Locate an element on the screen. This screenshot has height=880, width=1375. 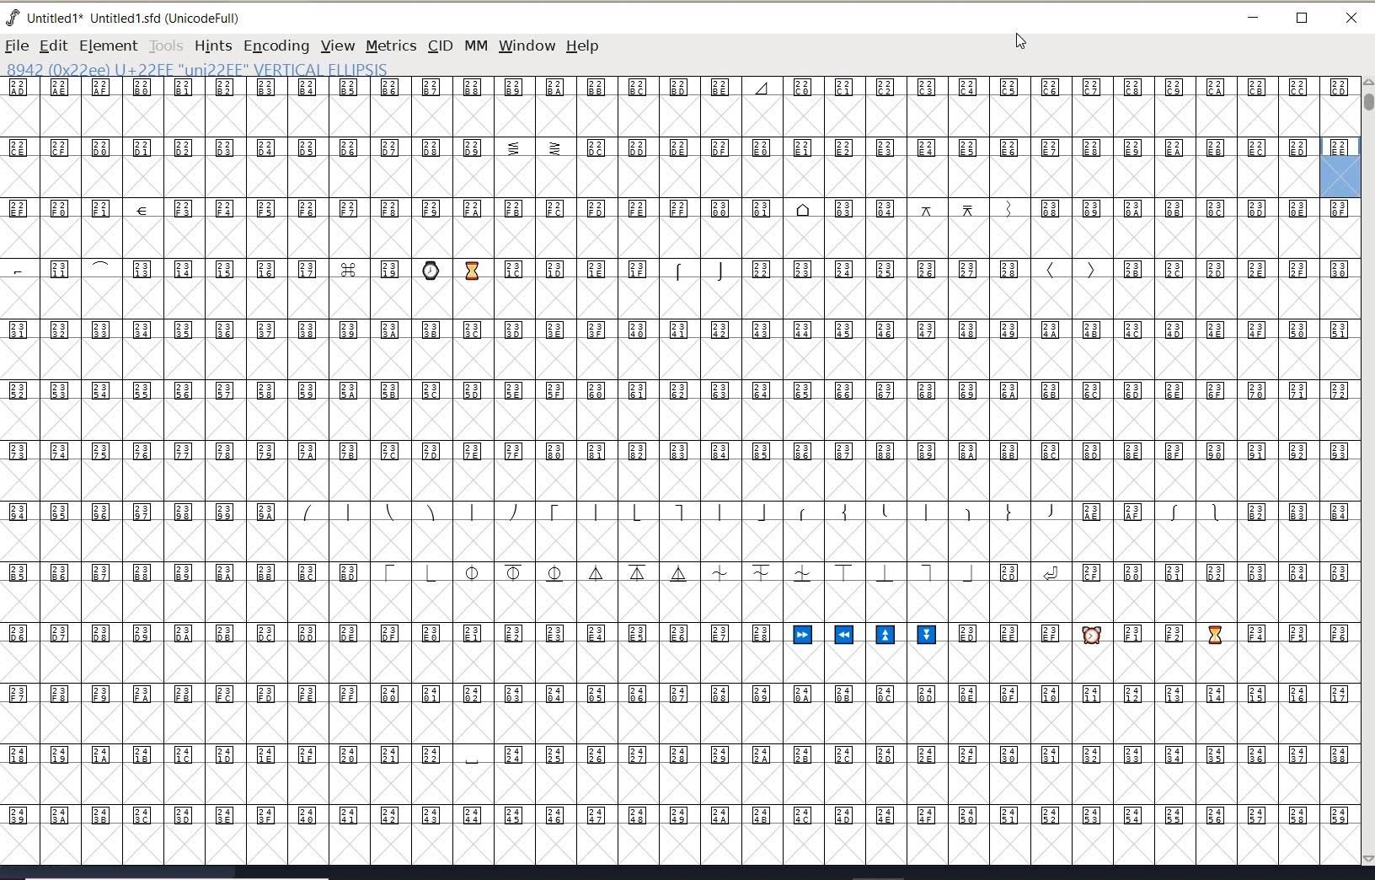
ENCODING is located at coordinates (276, 46).